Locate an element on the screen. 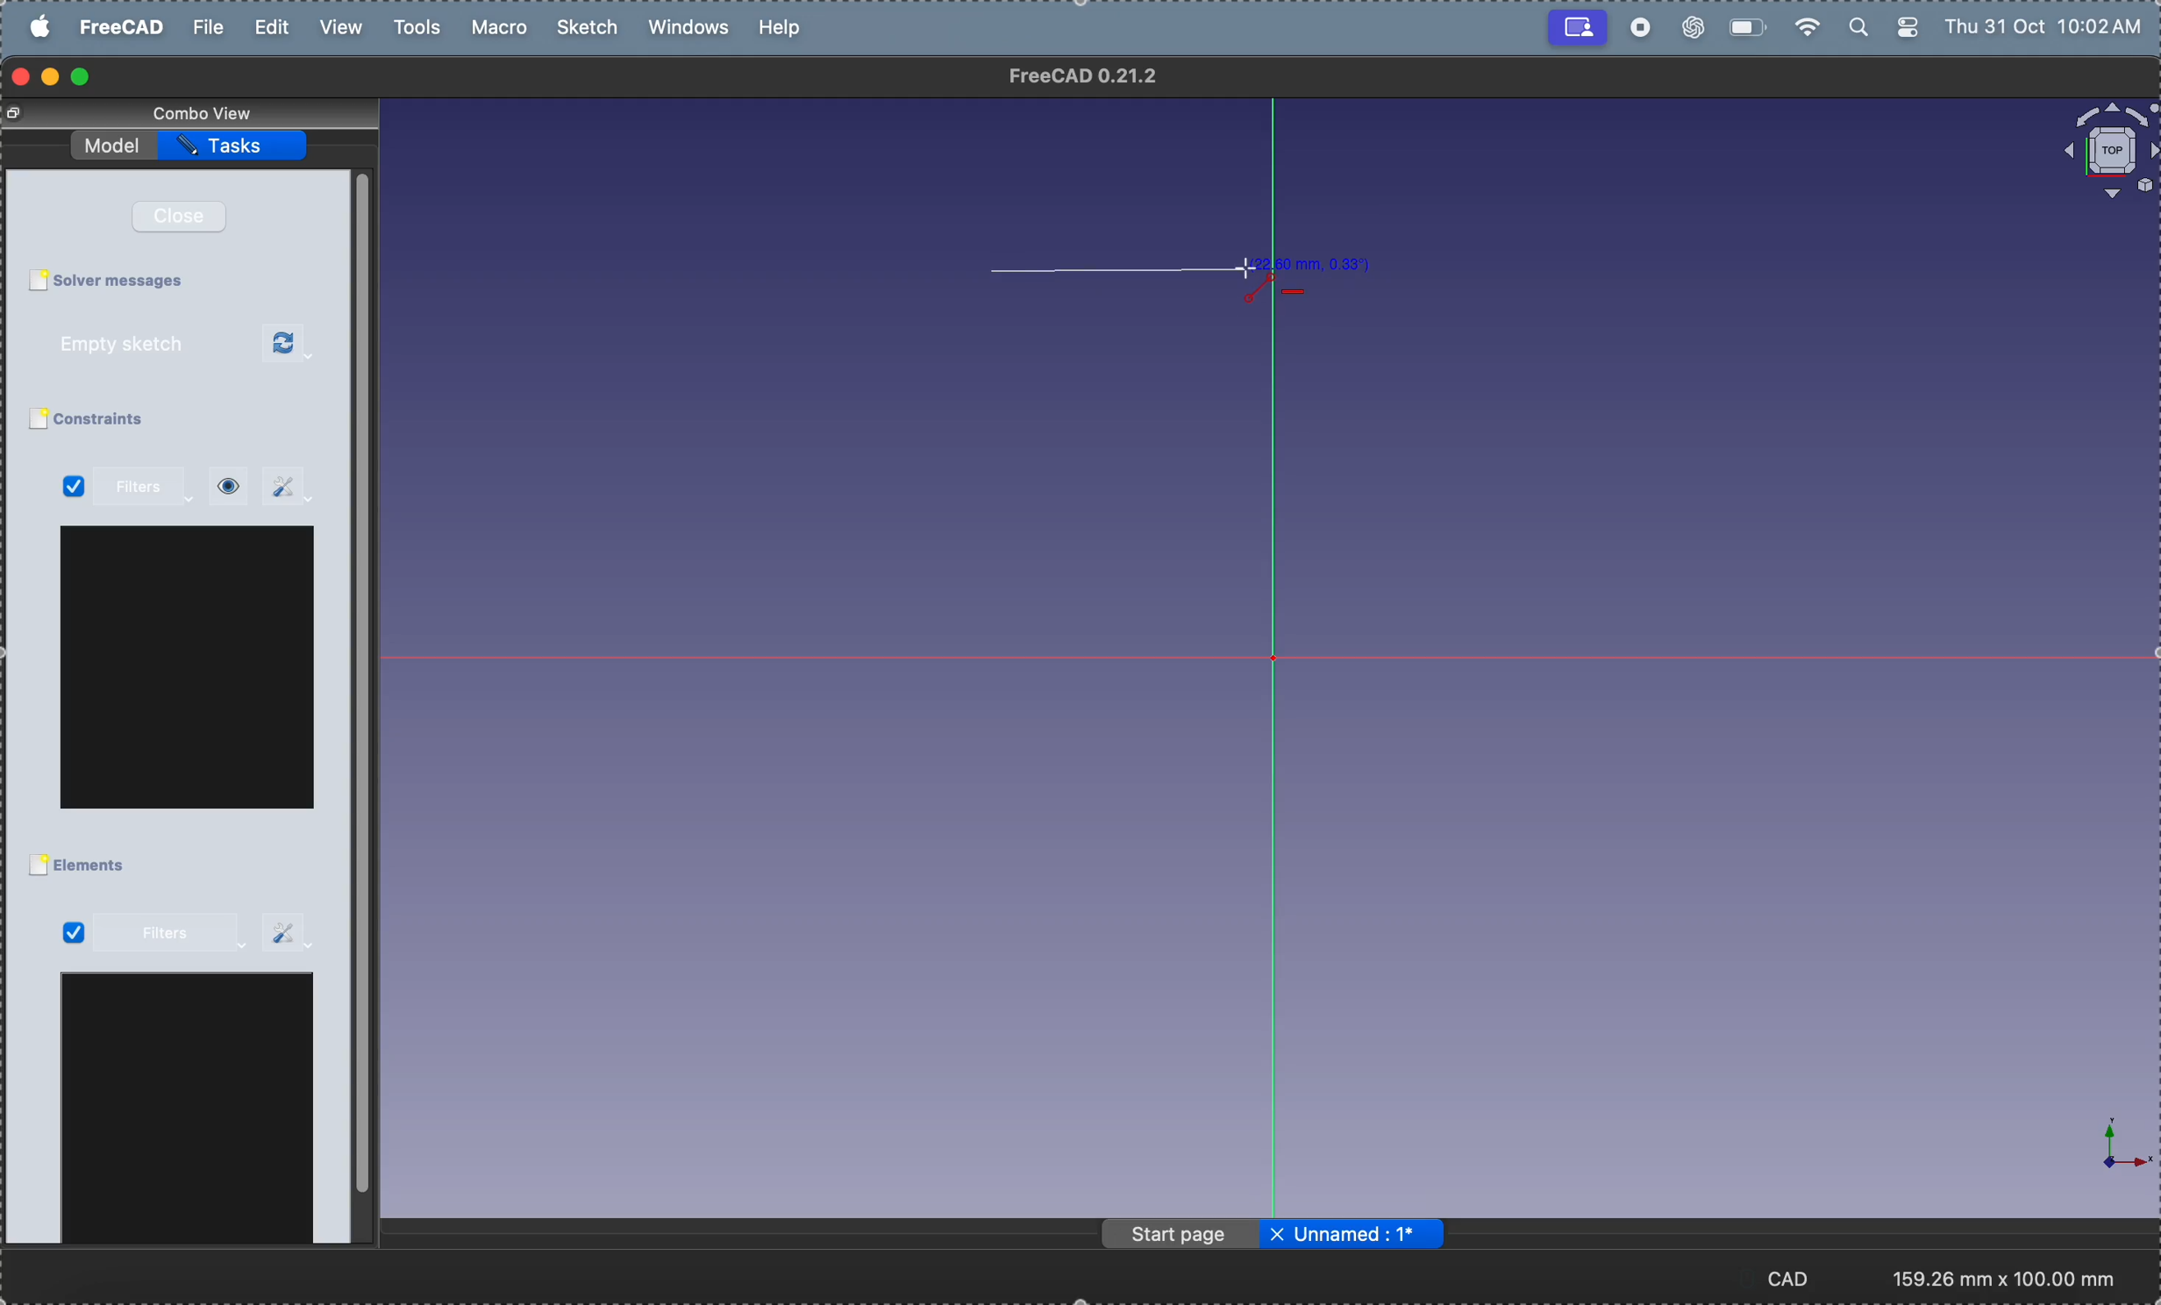 The height and width of the screenshot is (1305, 2161). window is located at coordinates (189, 667).